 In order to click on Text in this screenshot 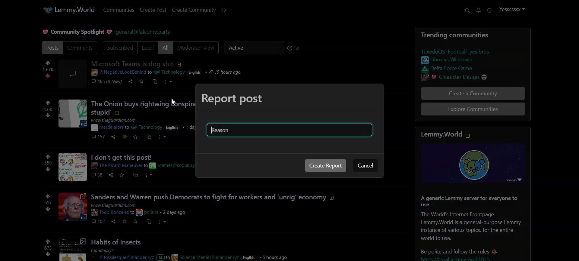, I will do `click(76, 32)`.